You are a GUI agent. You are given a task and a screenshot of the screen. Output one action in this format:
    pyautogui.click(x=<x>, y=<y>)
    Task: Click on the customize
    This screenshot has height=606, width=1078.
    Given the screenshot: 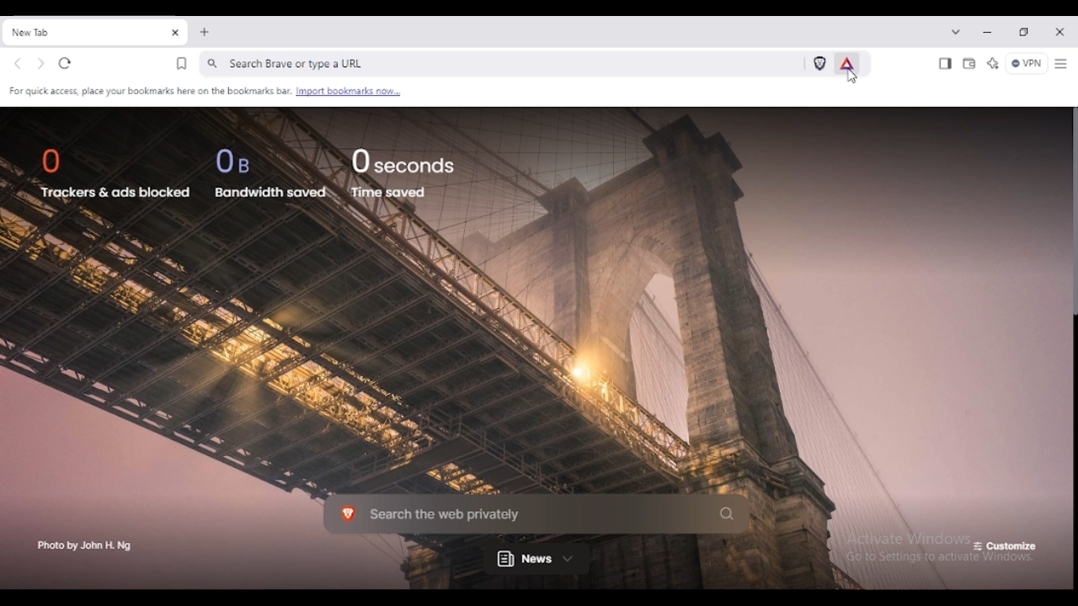 What is the action you would take?
    pyautogui.click(x=1006, y=547)
    